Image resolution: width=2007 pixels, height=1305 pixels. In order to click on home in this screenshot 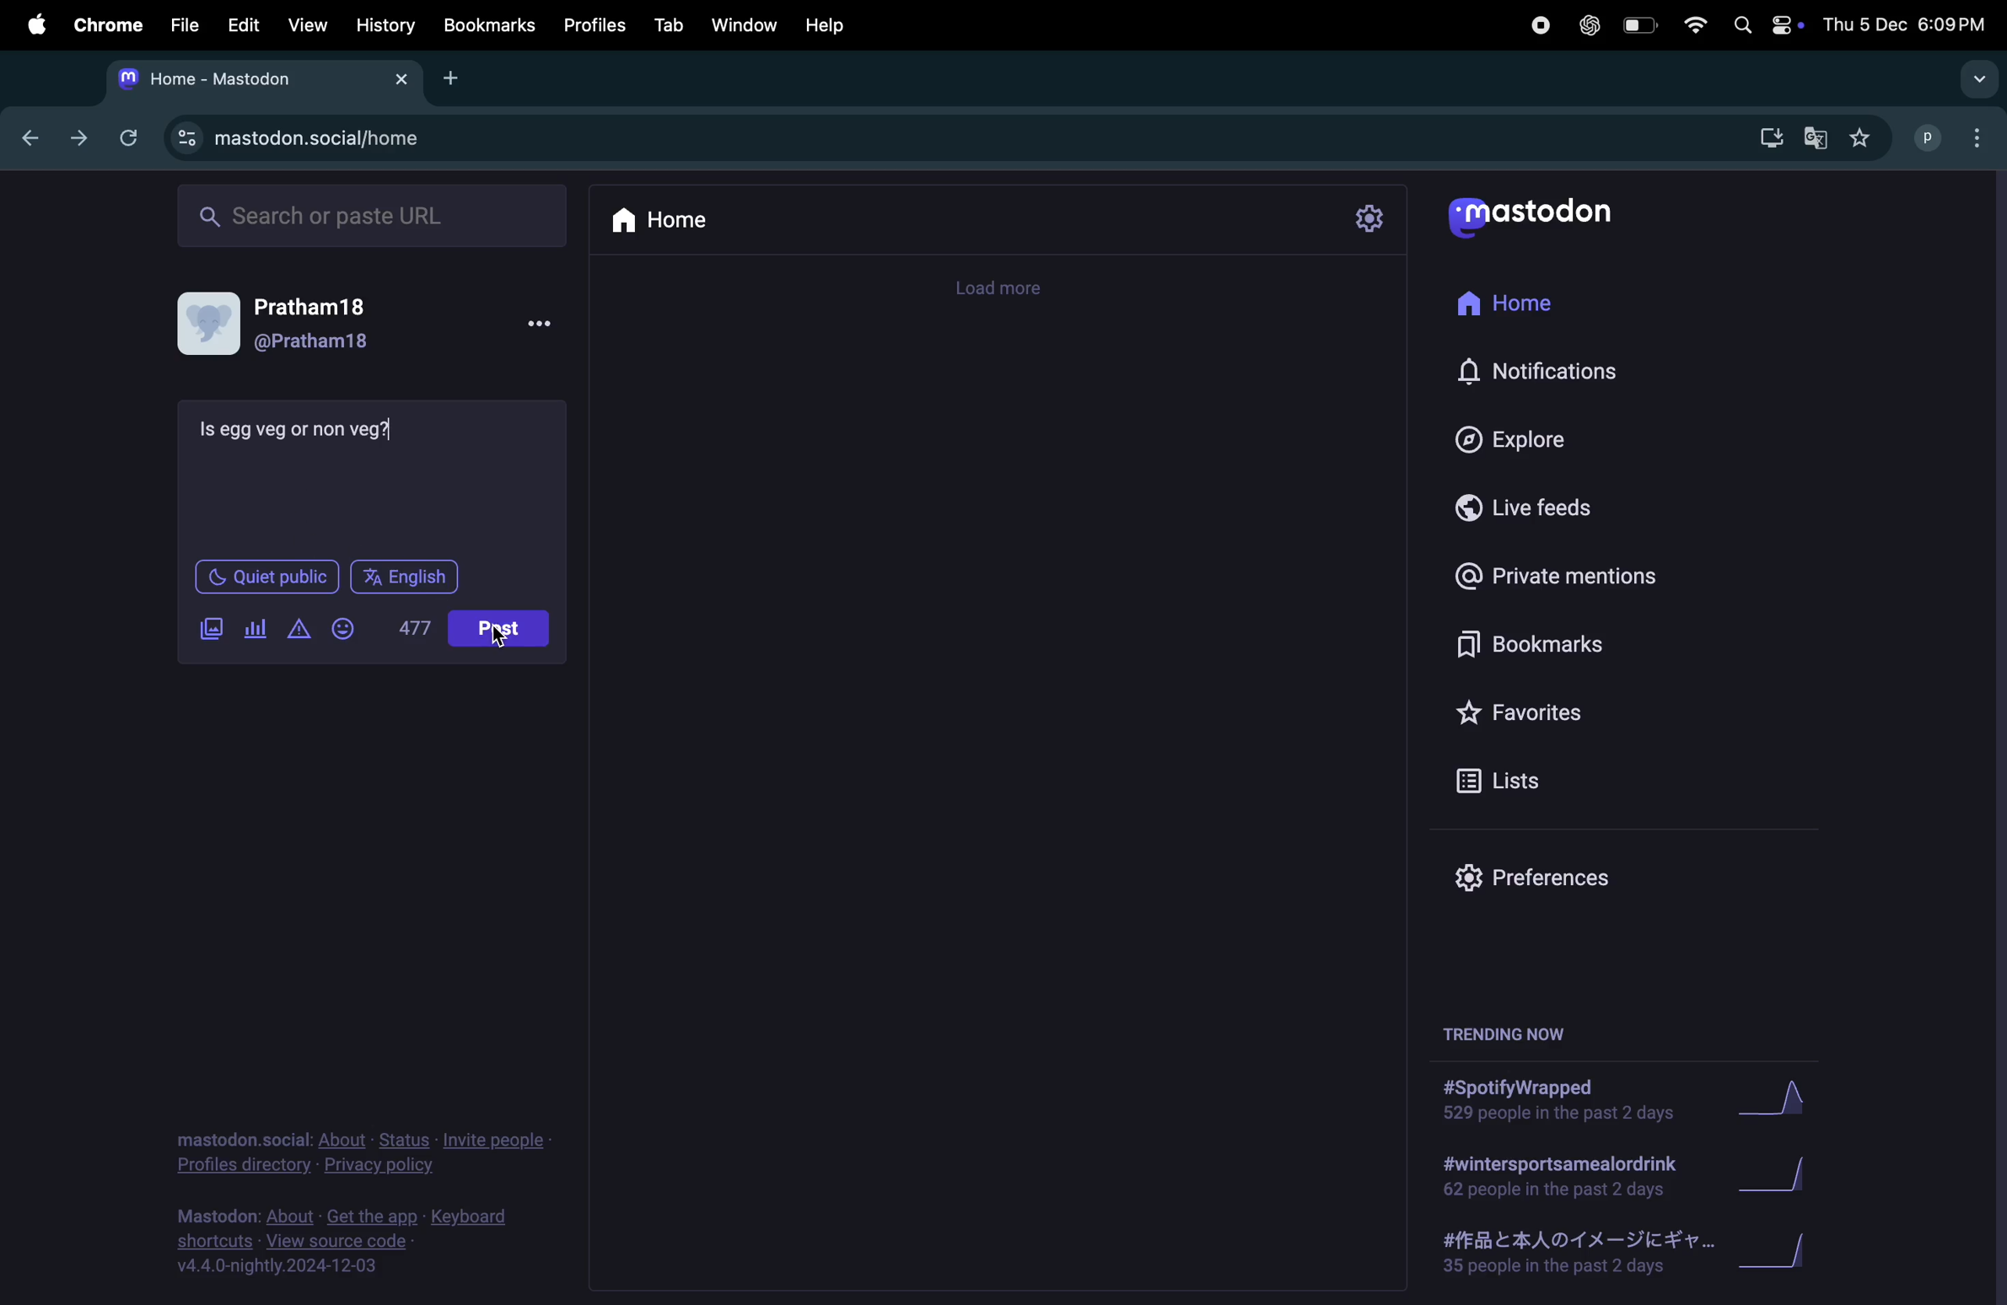, I will do `click(661, 217)`.